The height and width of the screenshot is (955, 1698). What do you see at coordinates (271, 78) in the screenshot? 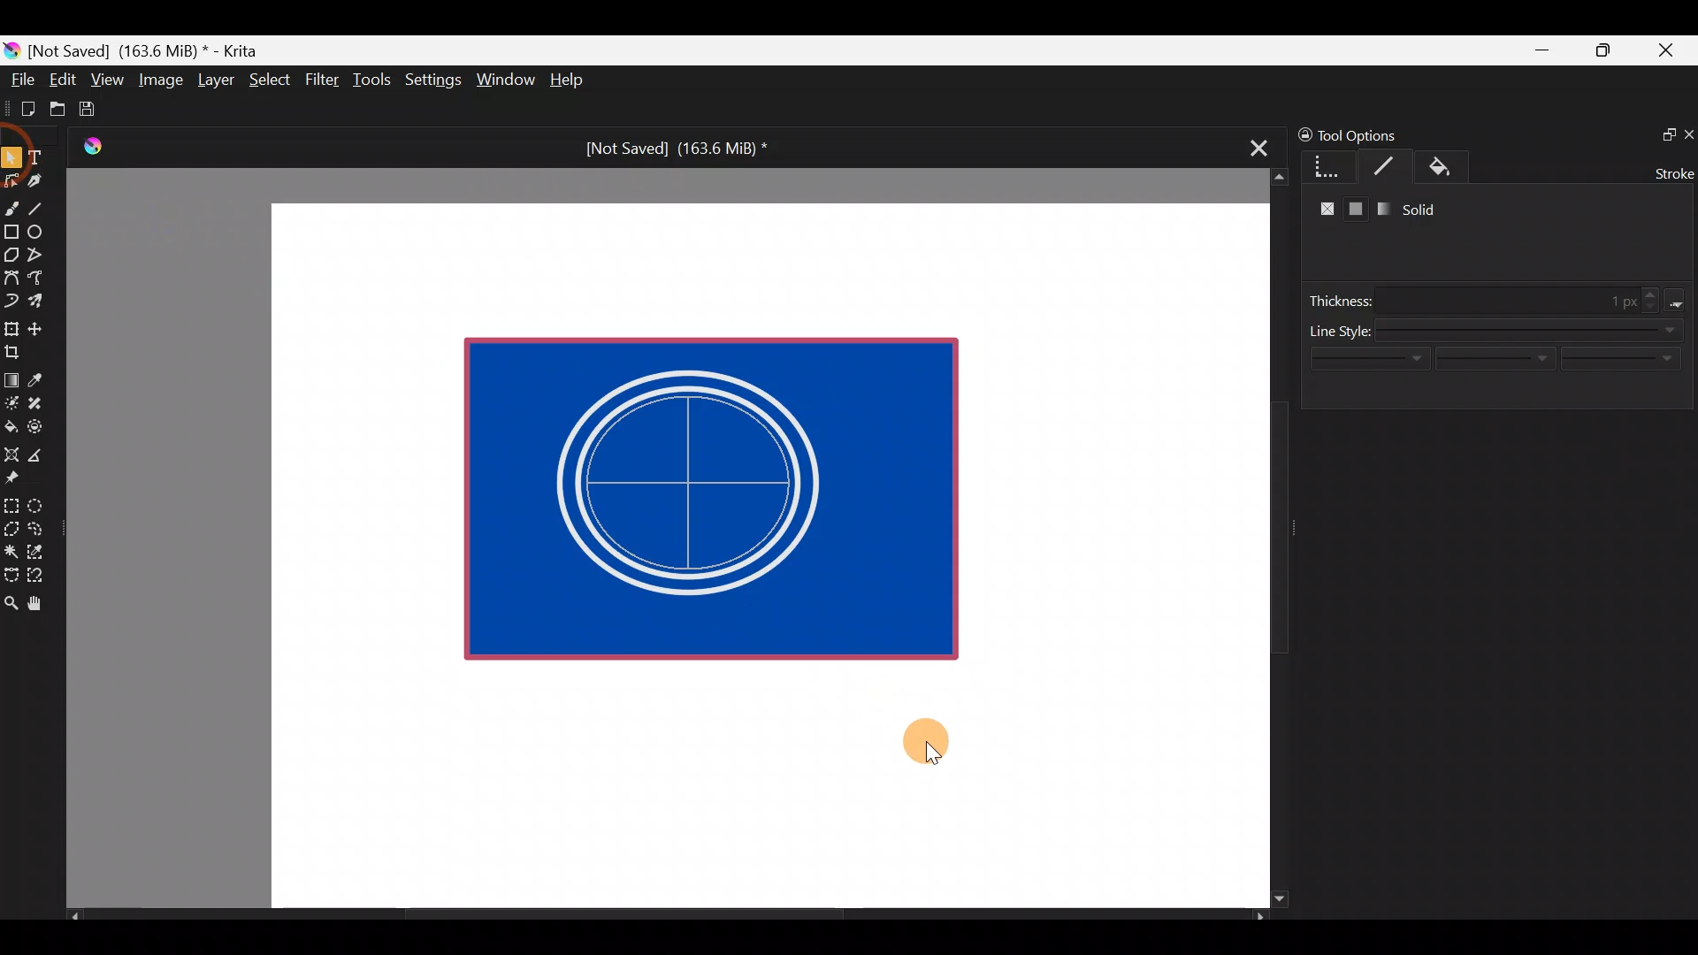
I see `Select` at bounding box center [271, 78].